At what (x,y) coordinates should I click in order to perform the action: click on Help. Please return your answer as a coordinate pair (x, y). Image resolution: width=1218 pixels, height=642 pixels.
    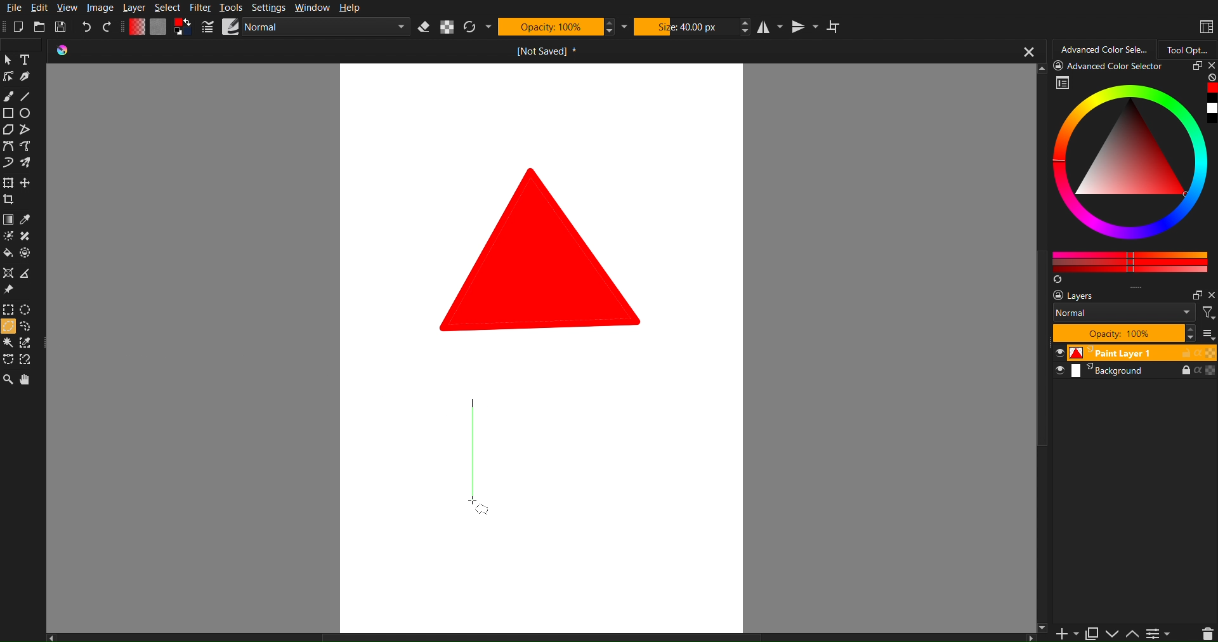
    Looking at the image, I should click on (350, 9).